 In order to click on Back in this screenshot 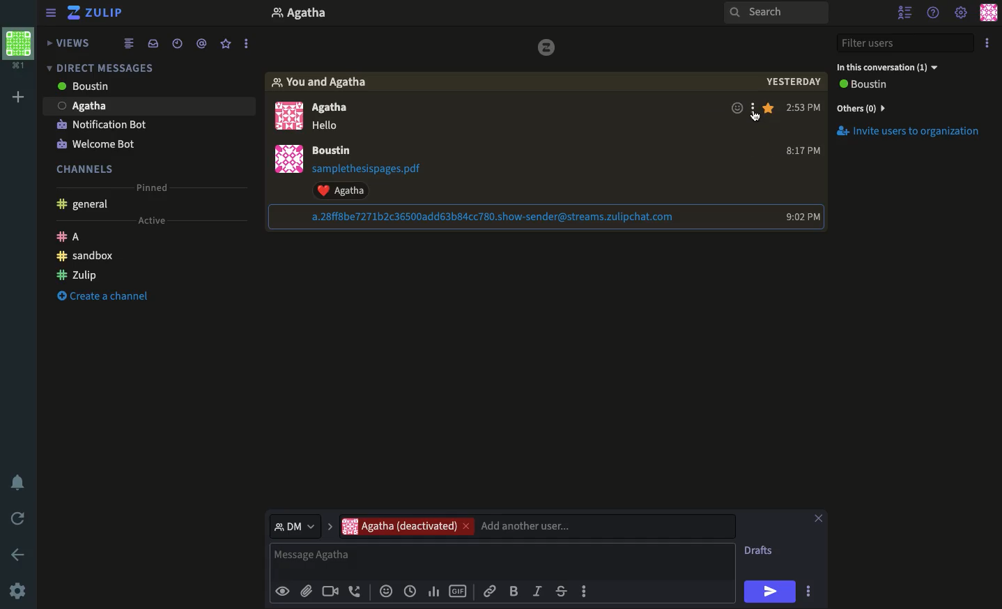, I will do `click(15, 553)`.